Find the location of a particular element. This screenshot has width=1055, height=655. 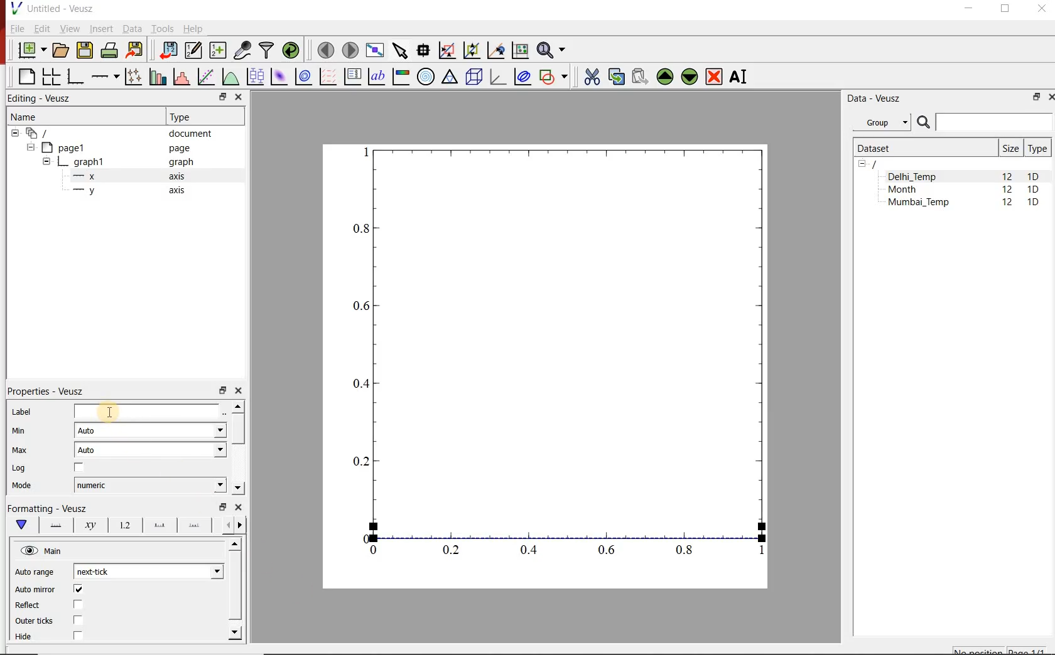

Mumbai_Temp is located at coordinates (918, 203).